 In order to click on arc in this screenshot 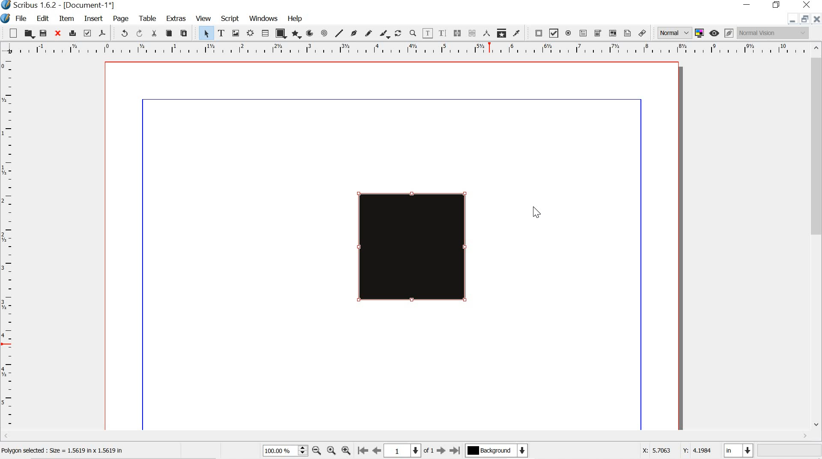, I will do `click(310, 33)`.